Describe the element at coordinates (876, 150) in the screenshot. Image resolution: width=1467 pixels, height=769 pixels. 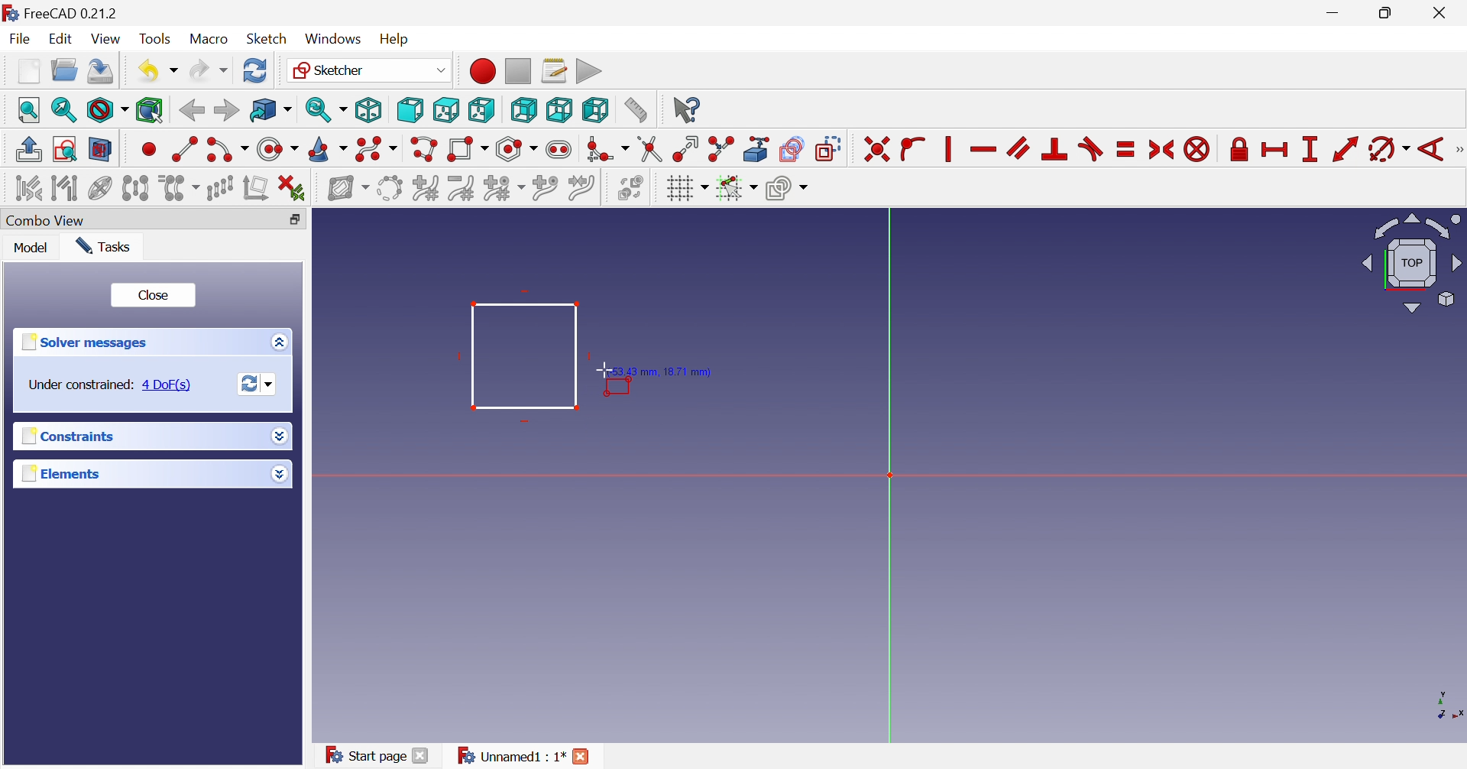
I see `Constrain coincident` at that location.